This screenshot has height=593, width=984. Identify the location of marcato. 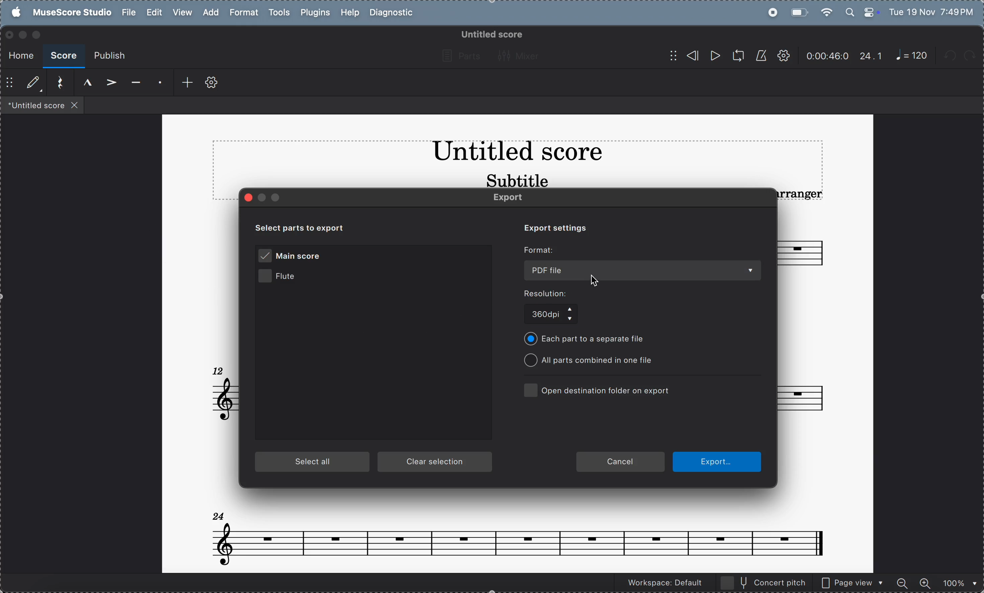
(84, 83).